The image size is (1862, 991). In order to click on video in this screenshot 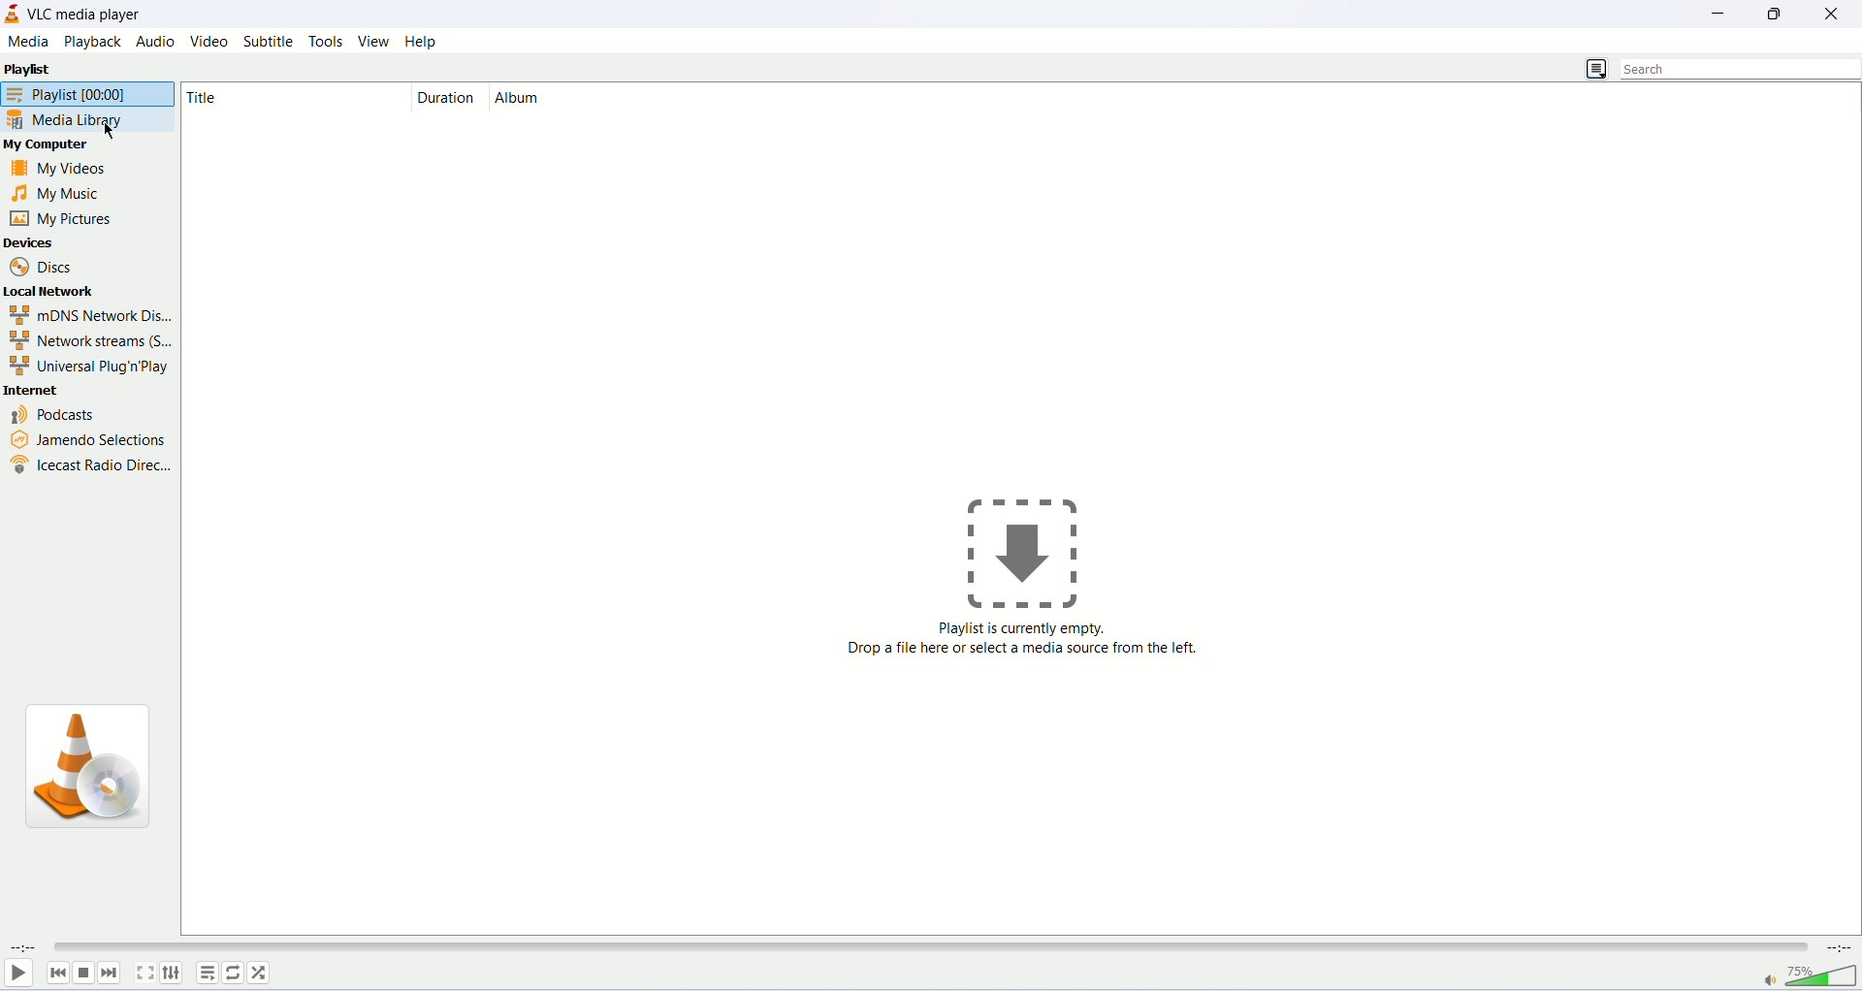, I will do `click(207, 41)`.